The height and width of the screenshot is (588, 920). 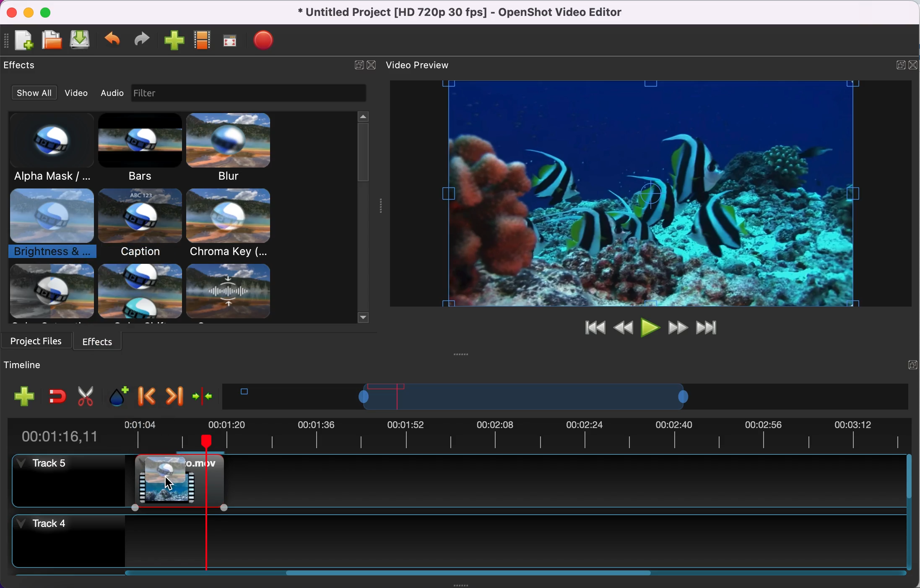 I want to click on close, so click(x=13, y=11).